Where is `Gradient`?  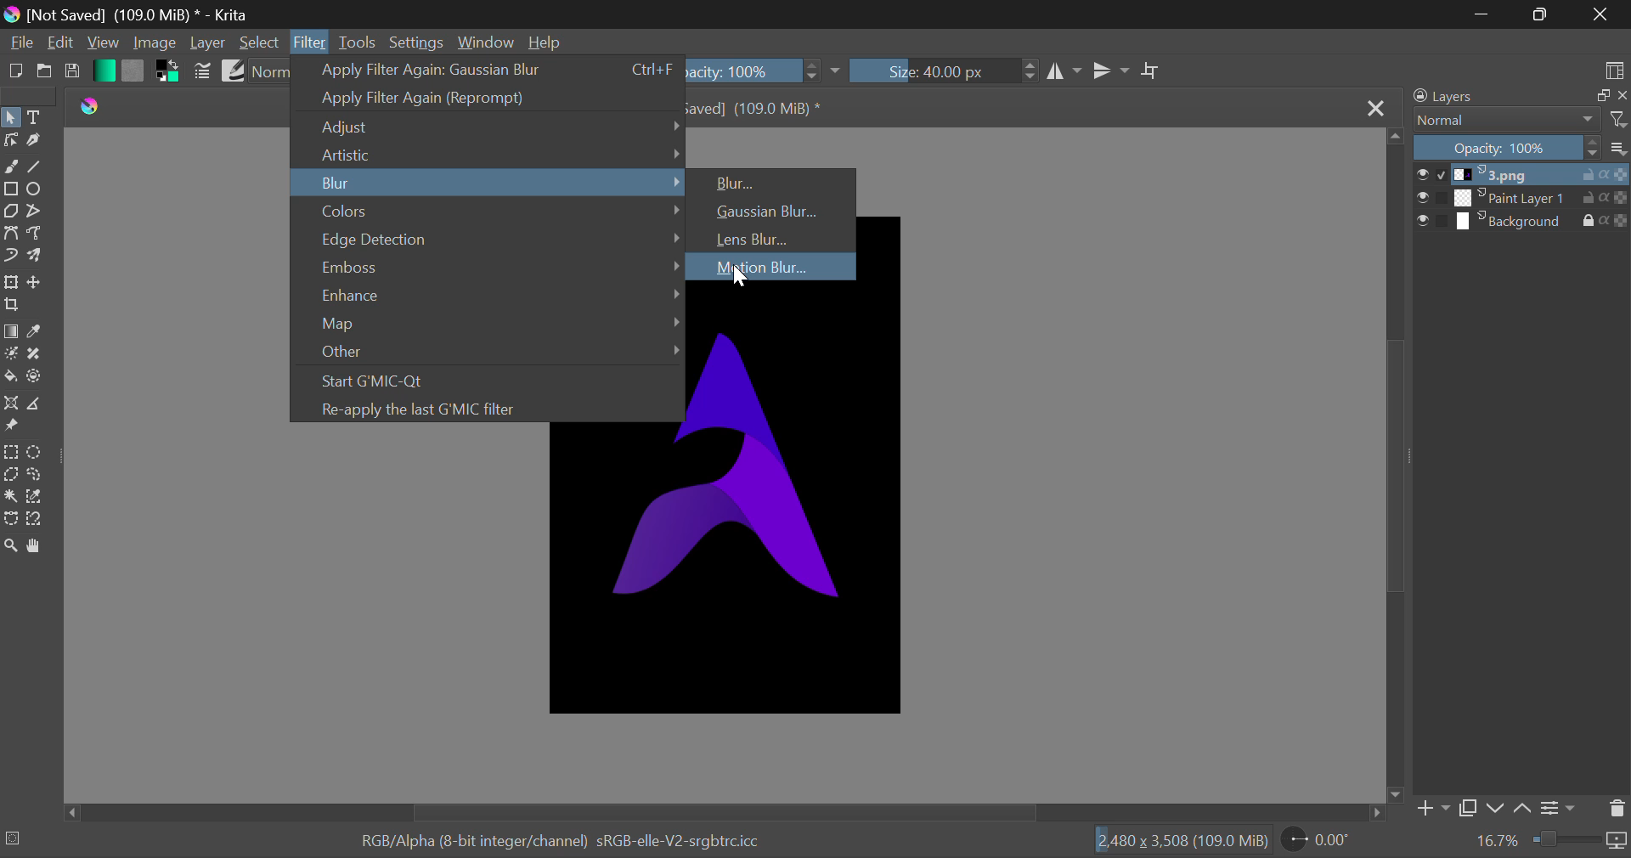
Gradient is located at coordinates (103, 70).